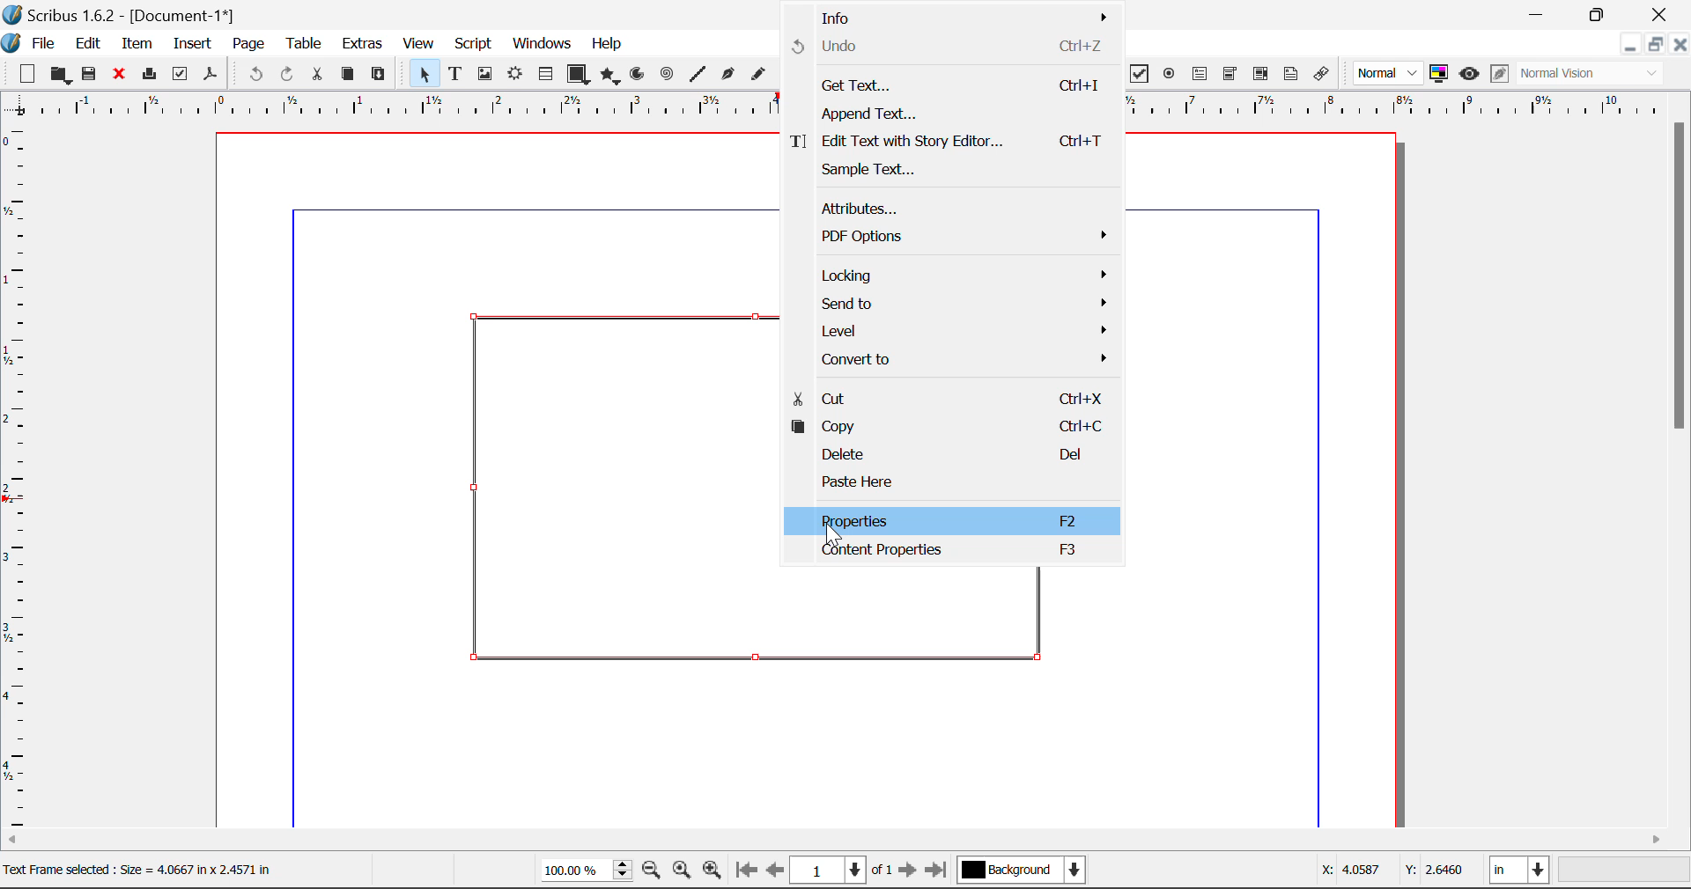  I want to click on Edit in Preview Mode, so click(1499, 76).